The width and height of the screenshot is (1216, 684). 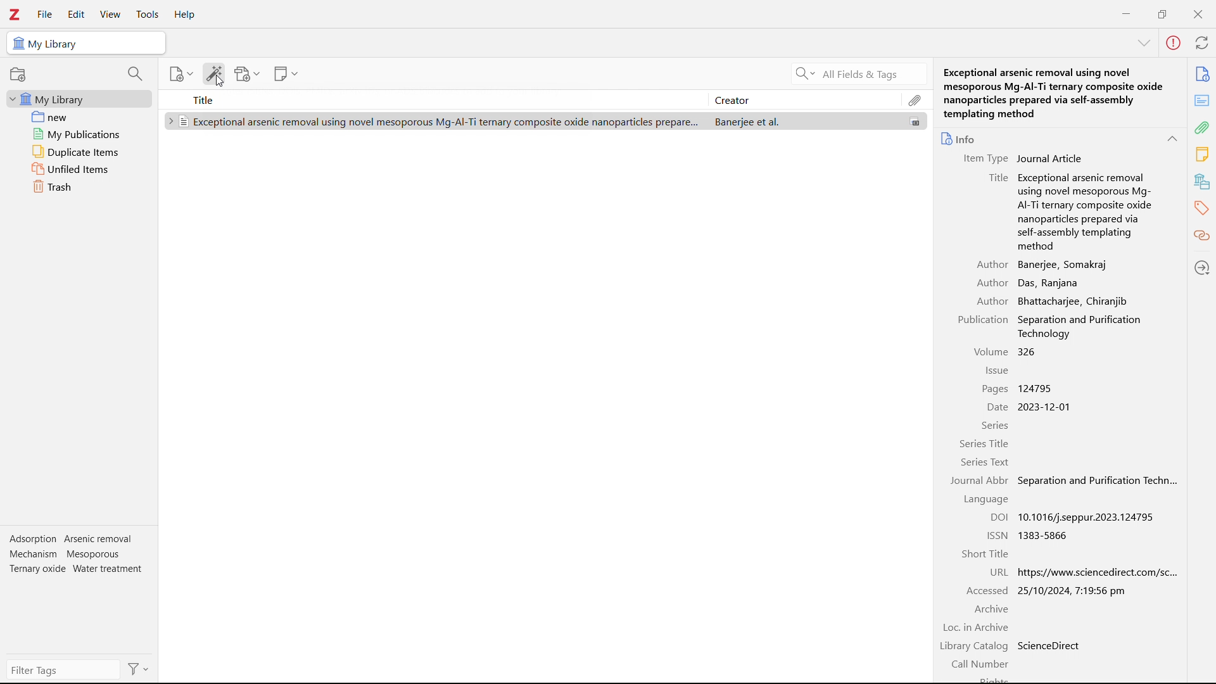 What do you see at coordinates (991, 301) in the screenshot?
I see `Author` at bounding box center [991, 301].